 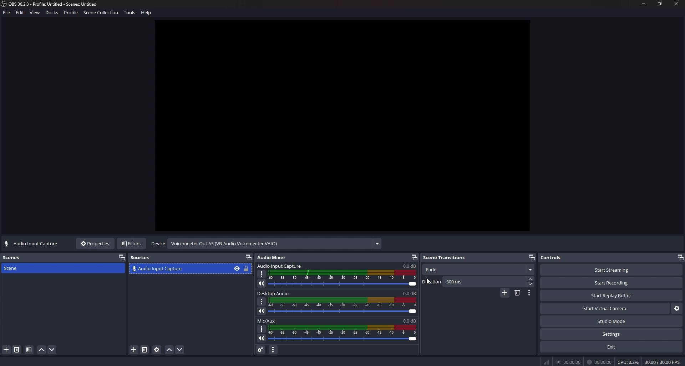 I want to click on start recording, so click(x=612, y=283).